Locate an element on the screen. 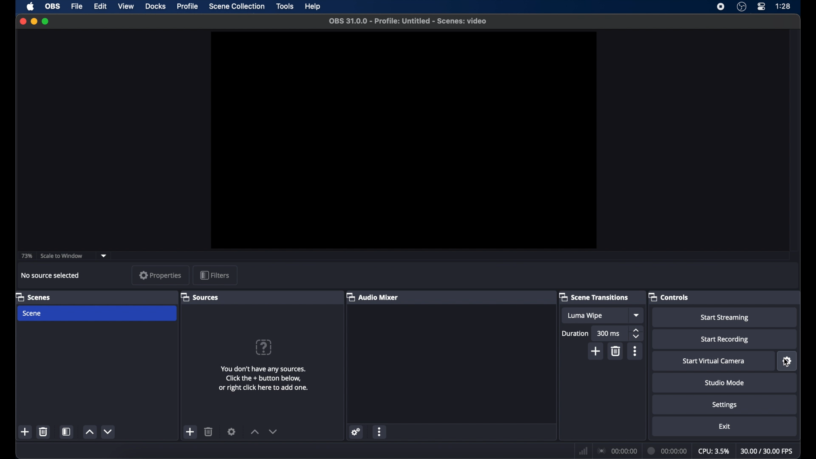 The width and height of the screenshot is (816, 459). fps is located at coordinates (767, 451).